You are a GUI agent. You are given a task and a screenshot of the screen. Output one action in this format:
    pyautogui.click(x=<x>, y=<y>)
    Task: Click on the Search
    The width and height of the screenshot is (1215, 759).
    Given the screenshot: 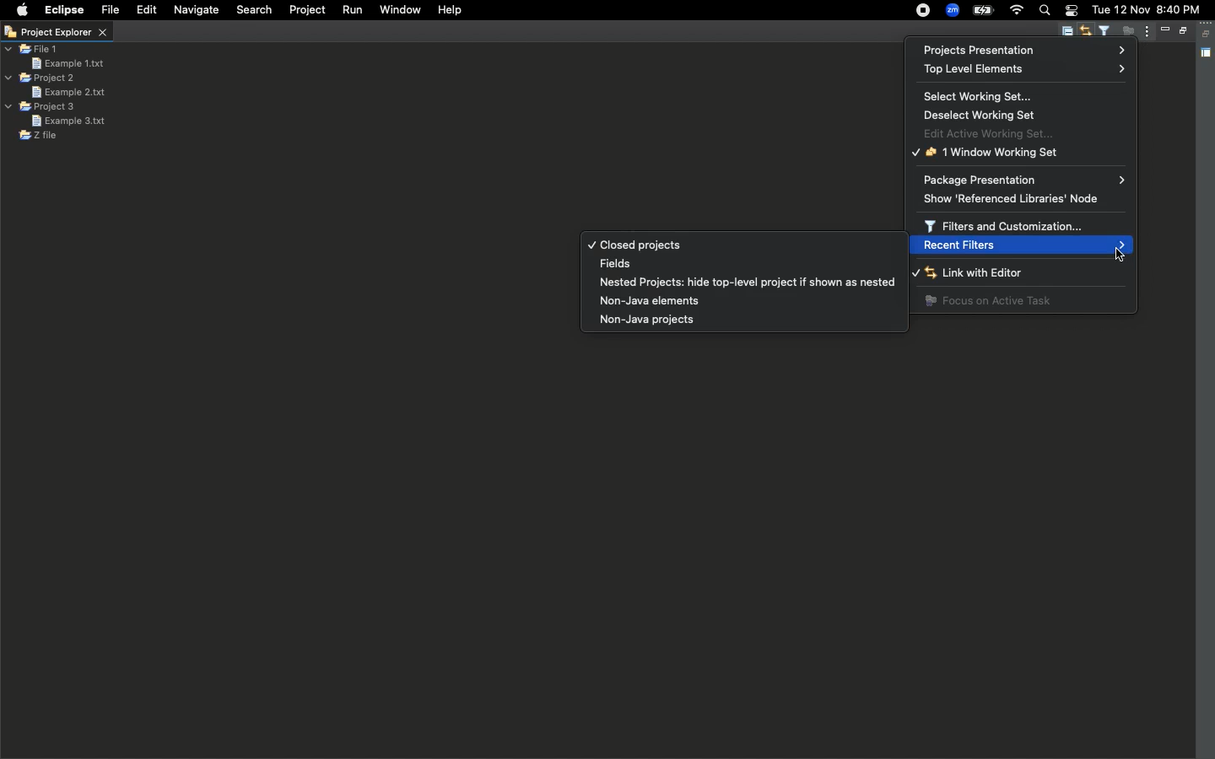 What is the action you would take?
    pyautogui.click(x=1045, y=12)
    